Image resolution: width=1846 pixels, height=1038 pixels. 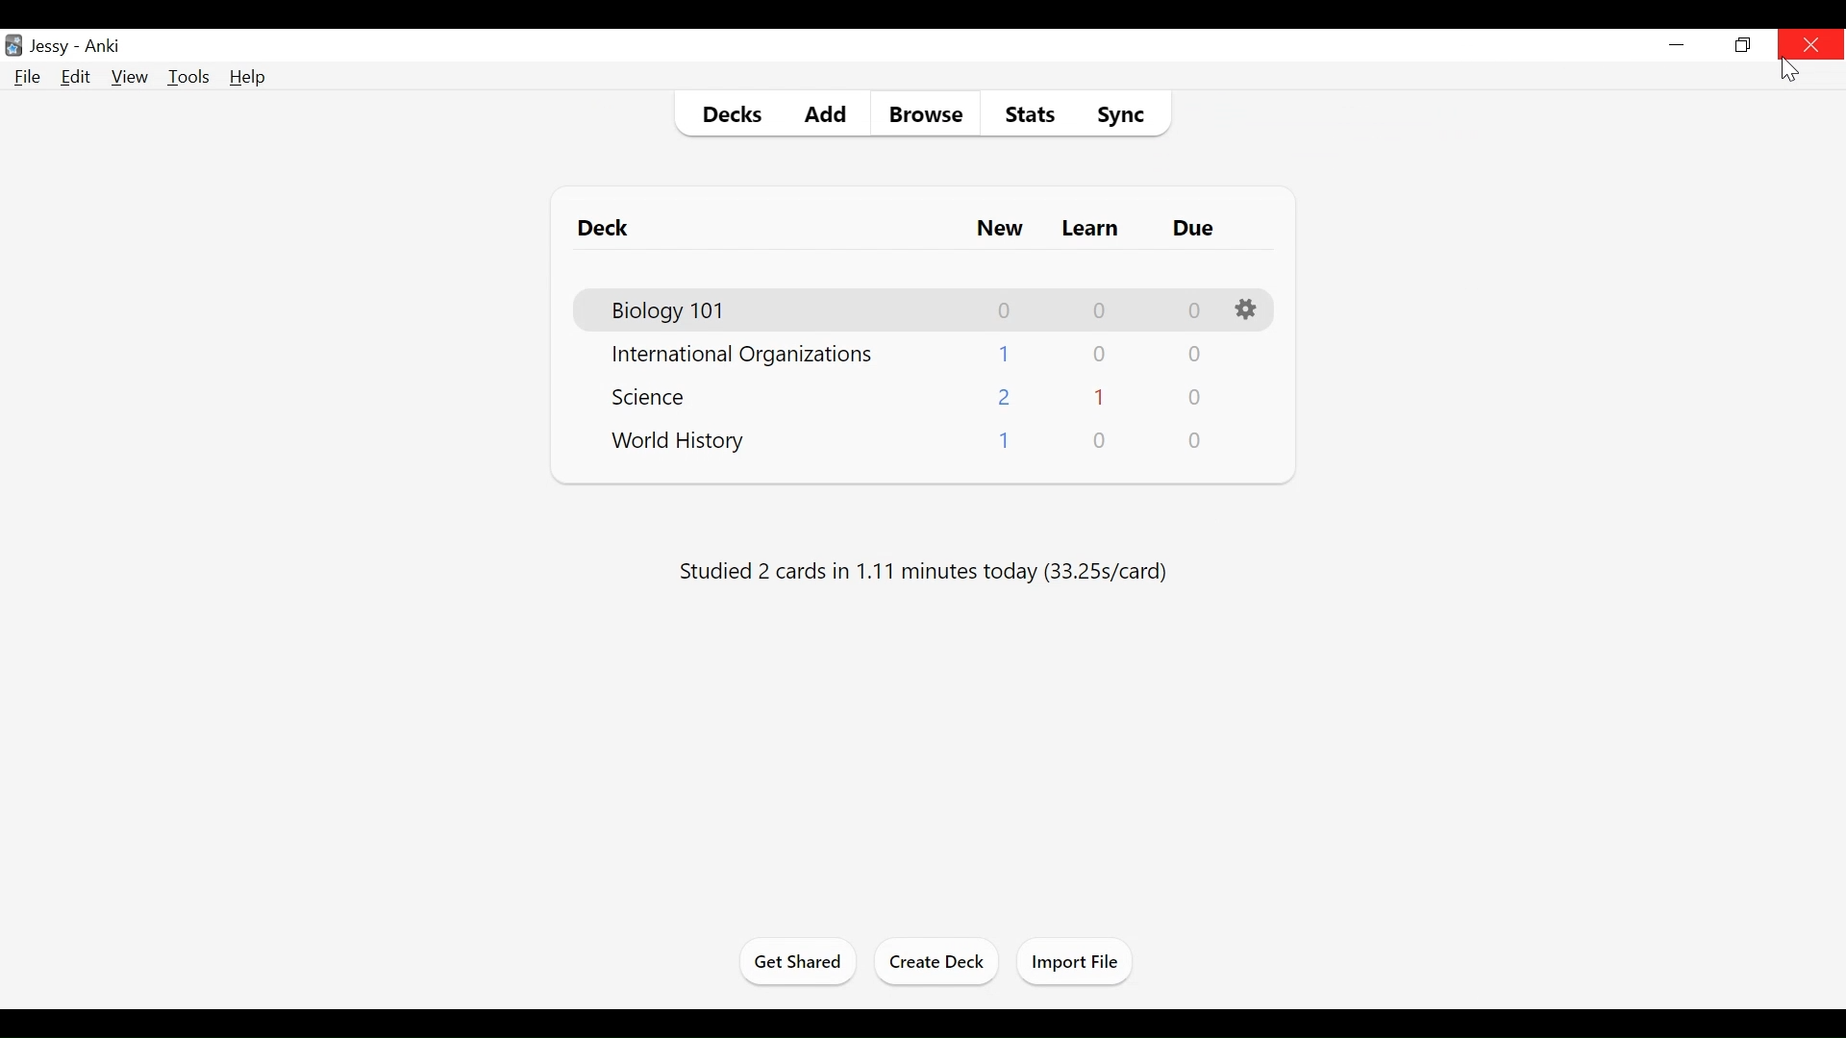 What do you see at coordinates (1192, 229) in the screenshot?
I see `Due Cards` at bounding box center [1192, 229].